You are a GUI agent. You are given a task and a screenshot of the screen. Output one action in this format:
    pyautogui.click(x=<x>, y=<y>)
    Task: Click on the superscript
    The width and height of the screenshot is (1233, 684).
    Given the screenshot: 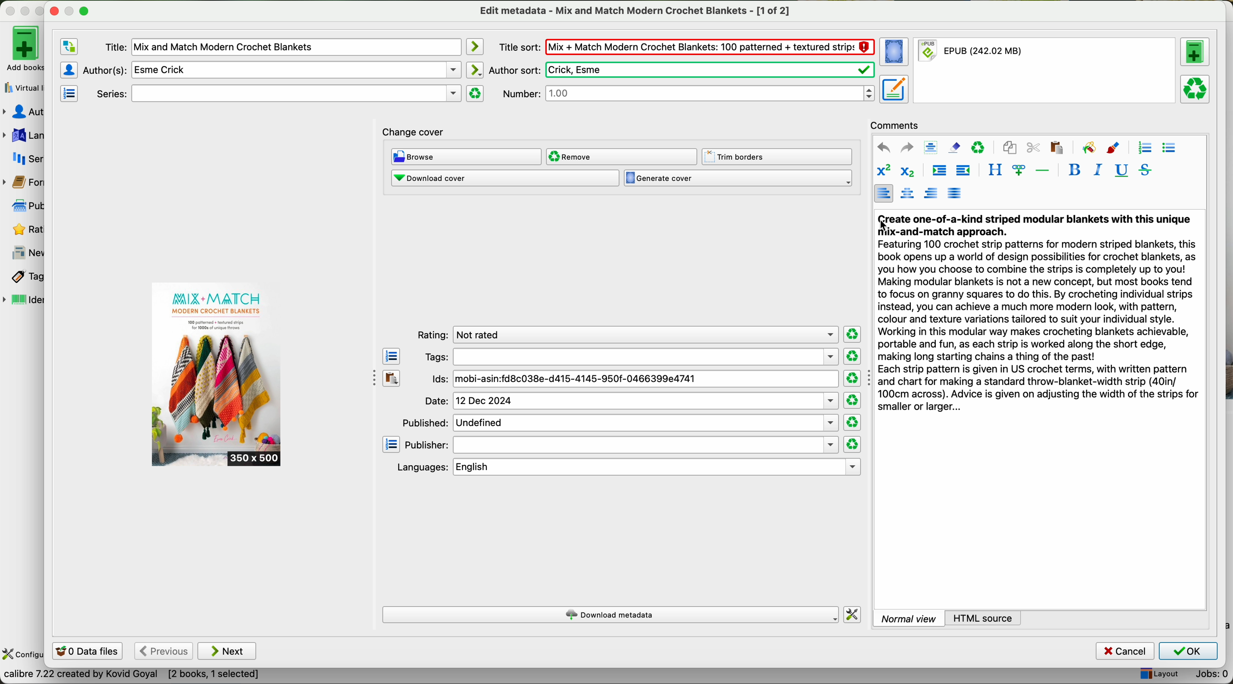 What is the action you would take?
    pyautogui.click(x=883, y=171)
    